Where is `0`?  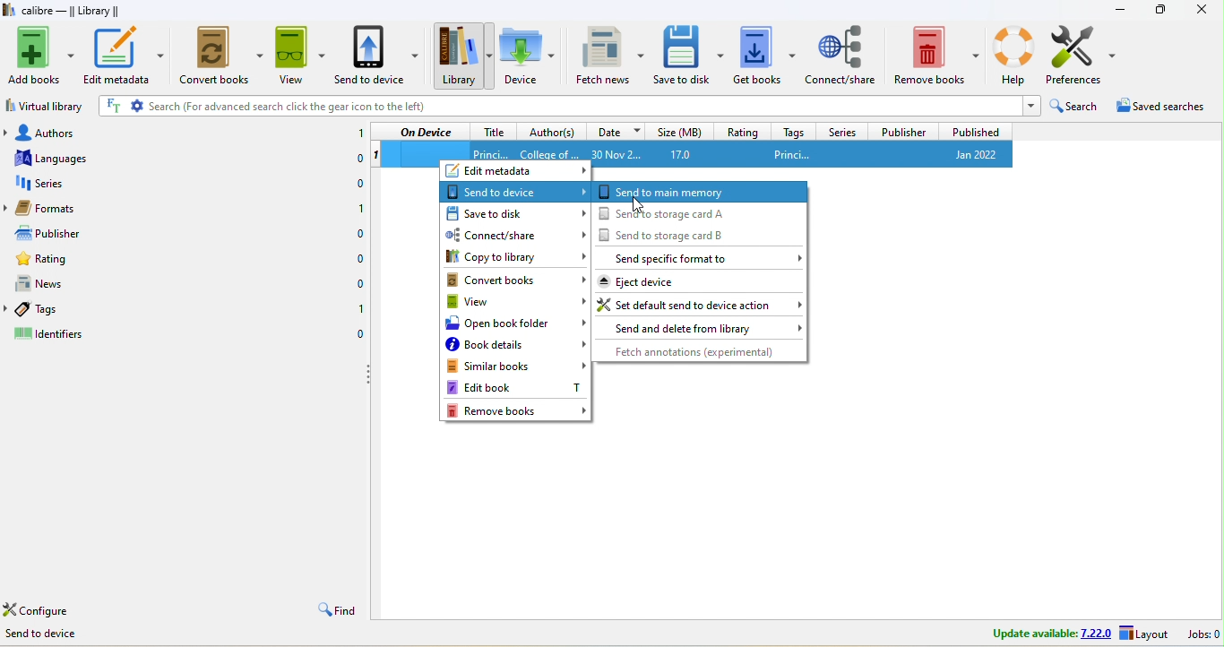 0 is located at coordinates (353, 160).